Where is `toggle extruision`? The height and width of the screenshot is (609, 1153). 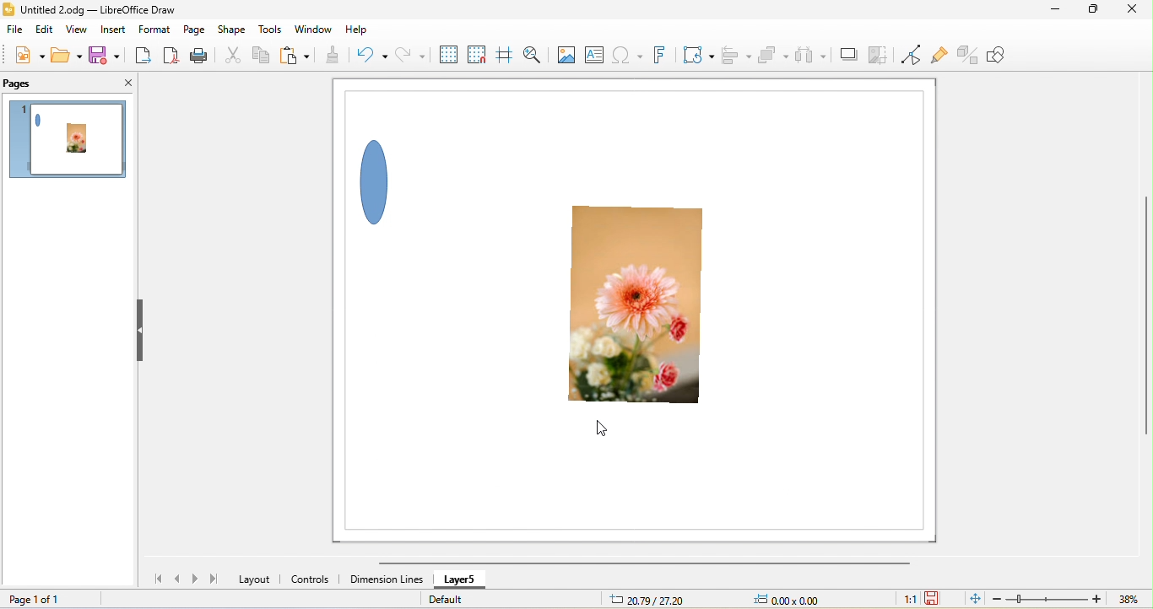 toggle extruision is located at coordinates (959, 55).